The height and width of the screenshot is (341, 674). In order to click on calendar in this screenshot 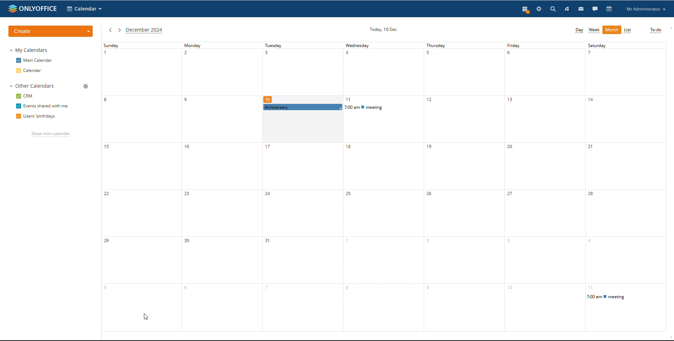, I will do `click(610, 9)`.